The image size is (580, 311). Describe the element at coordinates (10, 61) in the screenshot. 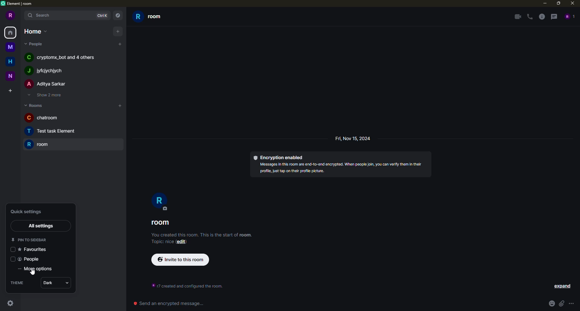

I see `h` at that location.